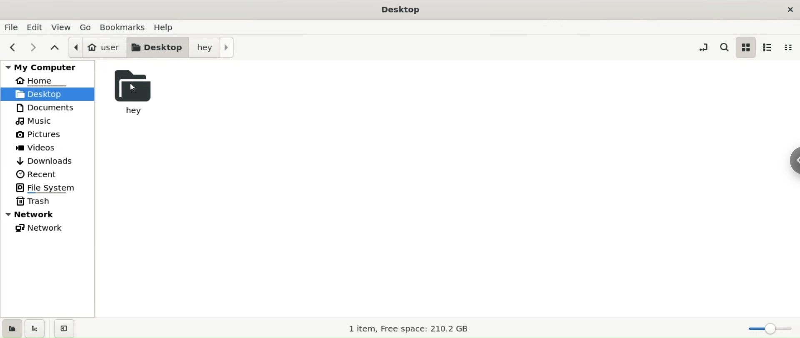 This screenshot has height=338, width=800. I want to click on music, so click(49, 122).